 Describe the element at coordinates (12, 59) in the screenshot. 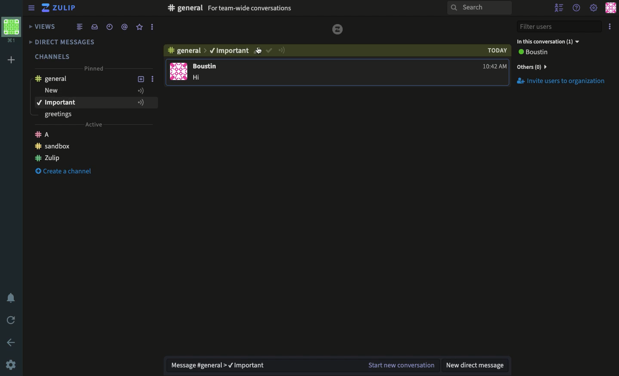

I see `Add` at that location.